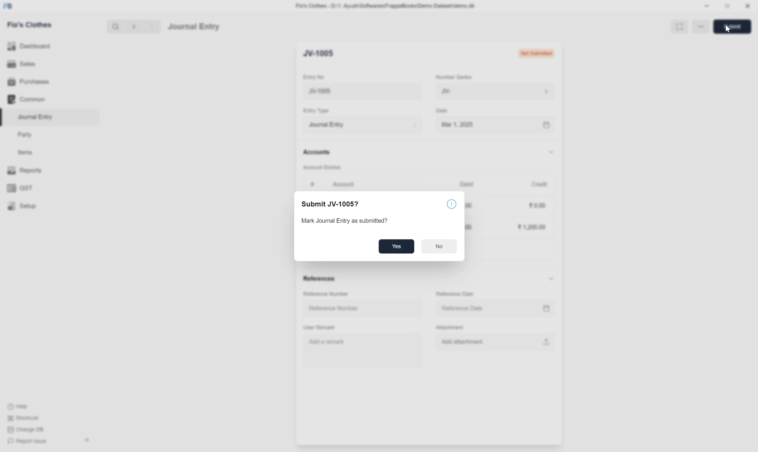 This screenshot has width=758, height=452. I want to click on Mar 1, 2025, so click(457, 124).